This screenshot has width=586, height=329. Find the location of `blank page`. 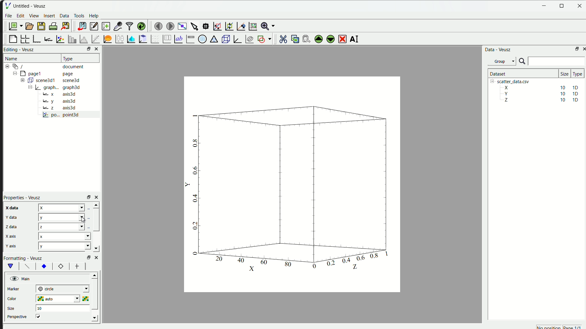

blank page is located at coordinates (11, 39).